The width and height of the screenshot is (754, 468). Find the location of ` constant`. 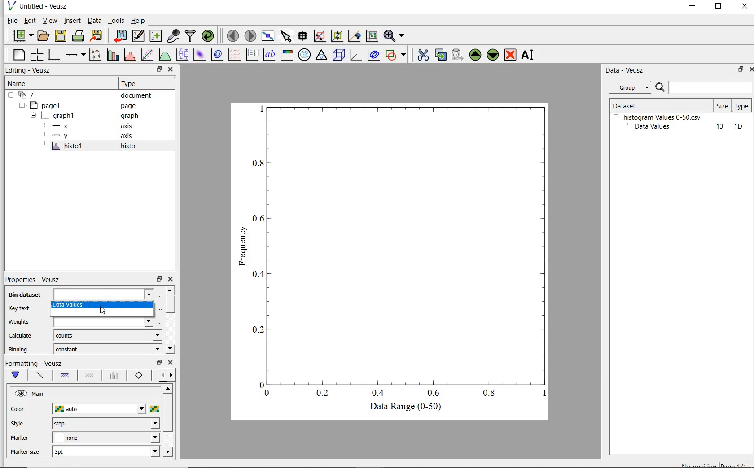

 constant is located at coordinates (106, 348).